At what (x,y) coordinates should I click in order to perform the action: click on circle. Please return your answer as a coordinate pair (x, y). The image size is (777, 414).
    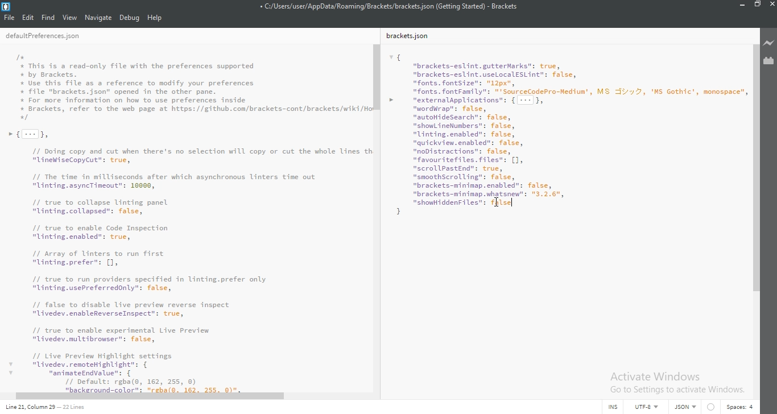
    Looking at the image, I should click on (713, 406).